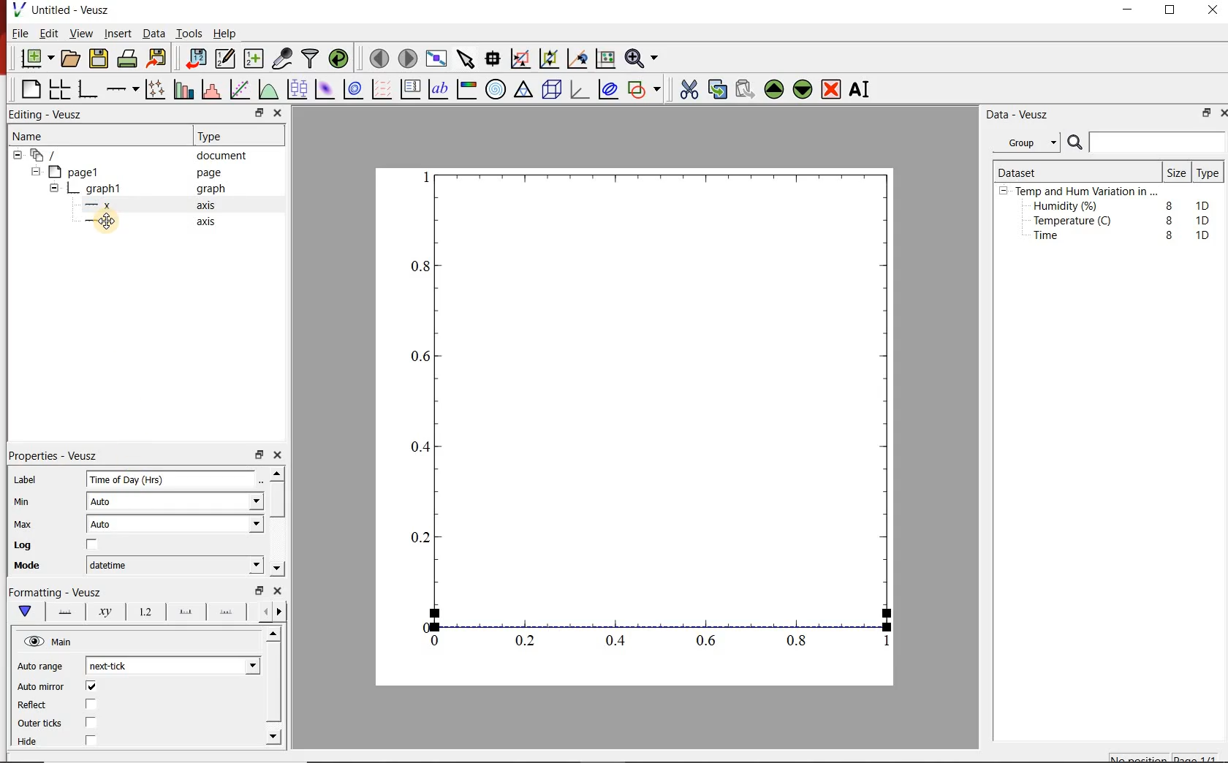 Image resolution: width=1228 pixels, height=763 pixels. Describe the element at coordinates (1023, 170) in the screenshot. I see `Dataset` at that location.